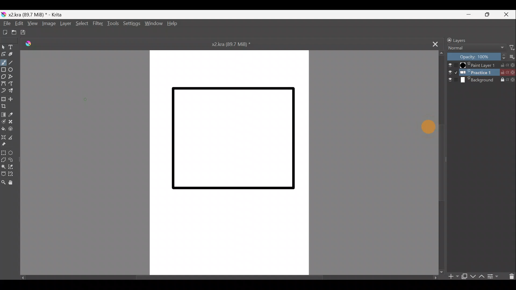  Describe the element at coordinates (3, 174) in the screenshot. I see `Bezier curve selection tool` at that location.